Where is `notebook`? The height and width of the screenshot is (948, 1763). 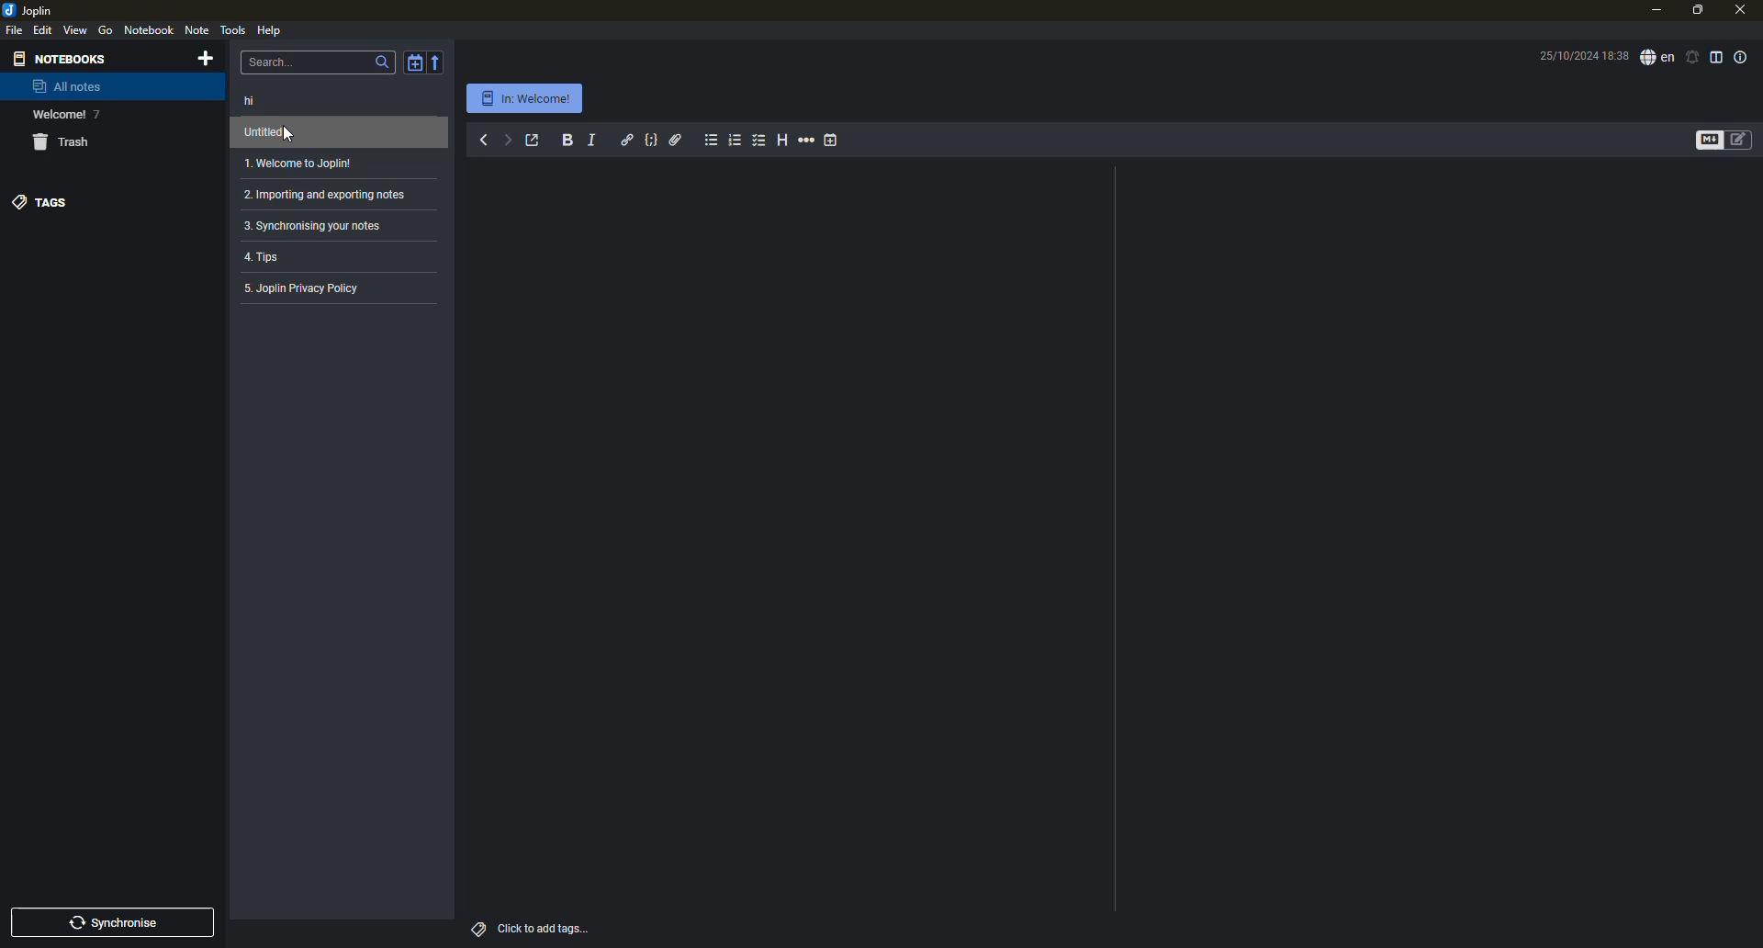
notebook is located at coordinates (150, 30).